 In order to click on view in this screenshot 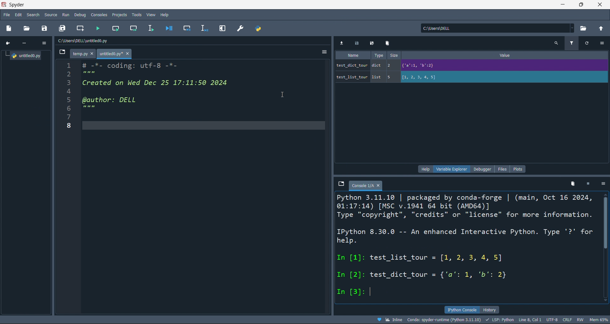, I will do `click(150, 14)`.